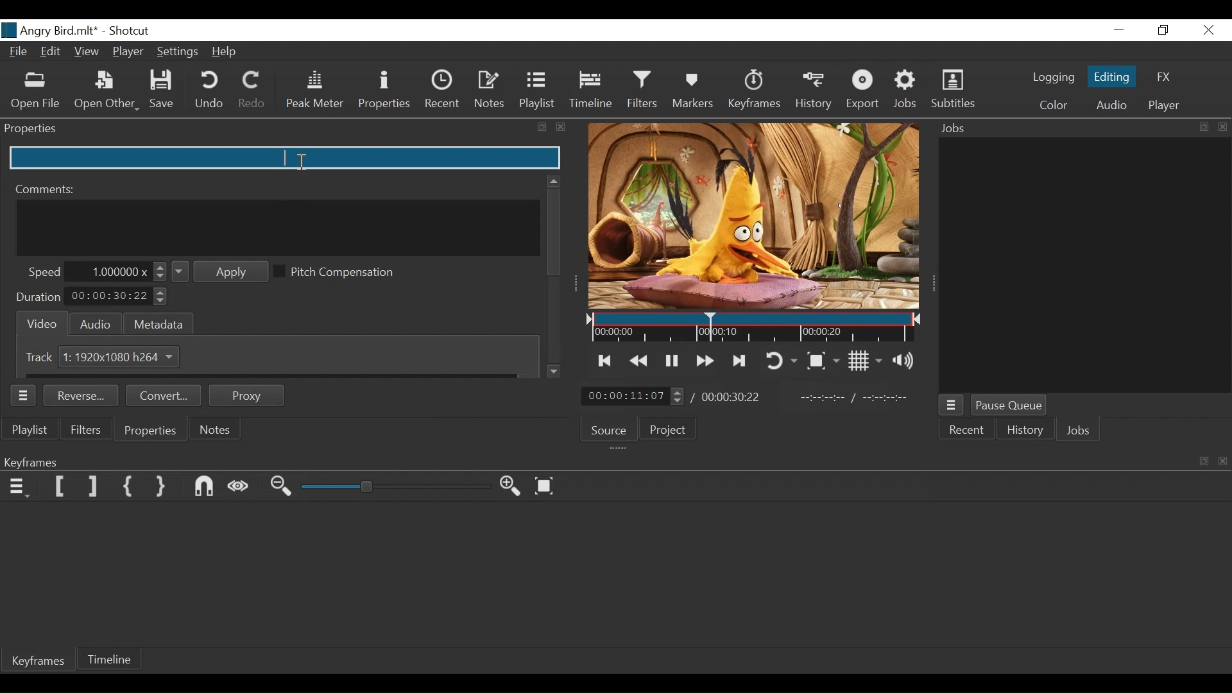 The height and width of the screenshot is (693, 1232). Describe the element at coordinates (868, 361) in the screenshot. I see `Toggle display grid on player` at that location.